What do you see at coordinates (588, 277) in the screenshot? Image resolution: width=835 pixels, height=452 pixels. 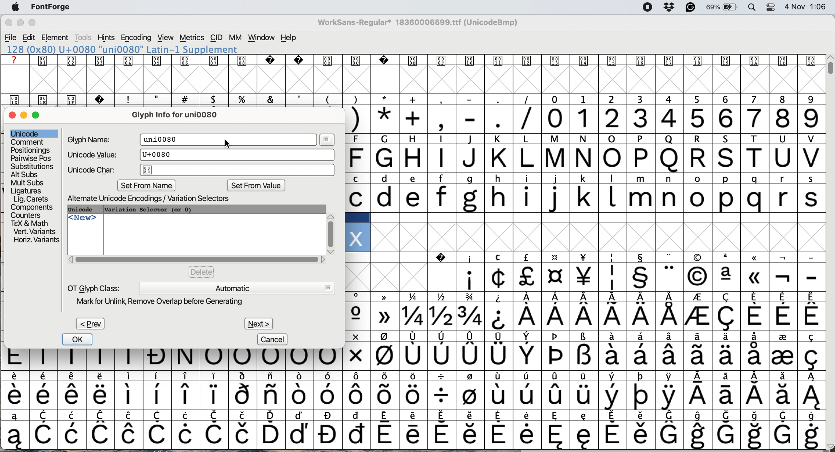 I see `special characters` at bounding box center [588, 277].